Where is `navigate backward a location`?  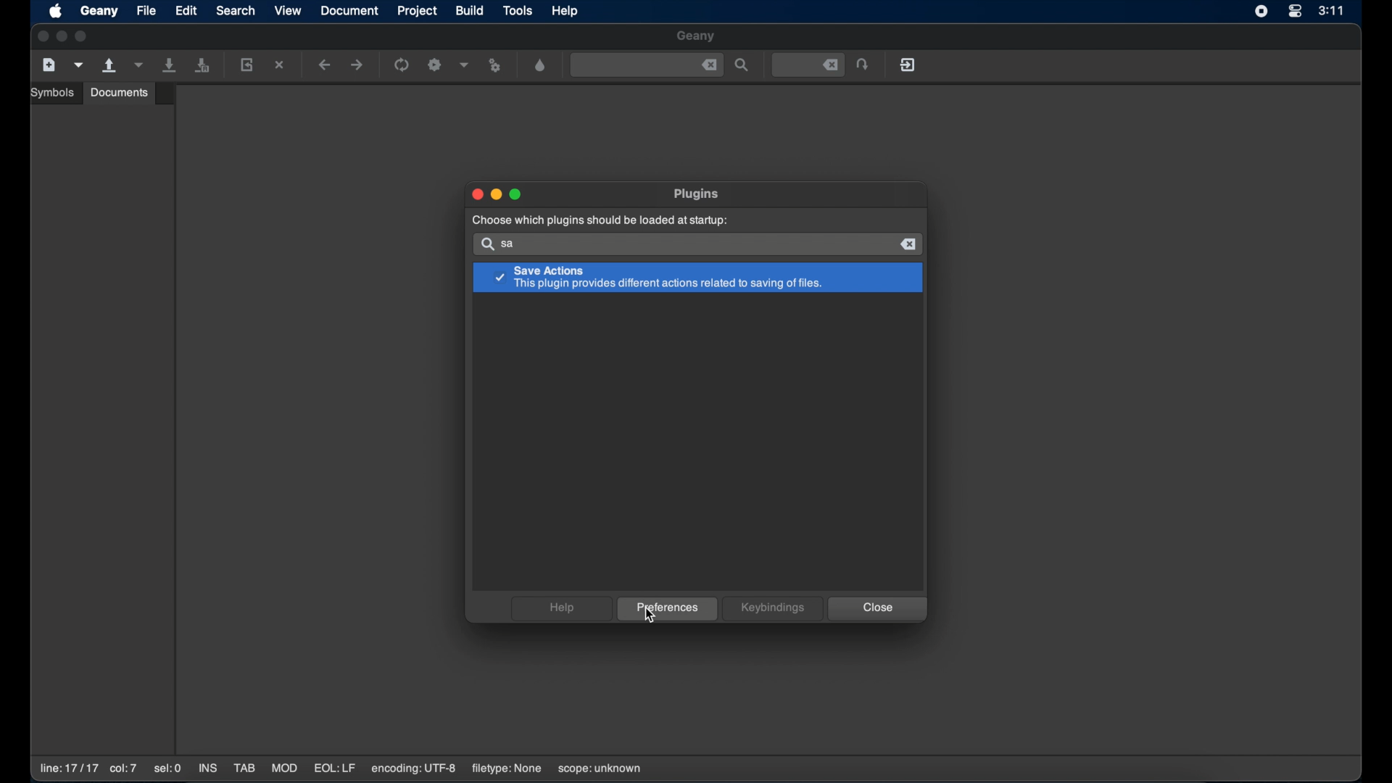
navigate backward a location is located at coordinates (325, 66).